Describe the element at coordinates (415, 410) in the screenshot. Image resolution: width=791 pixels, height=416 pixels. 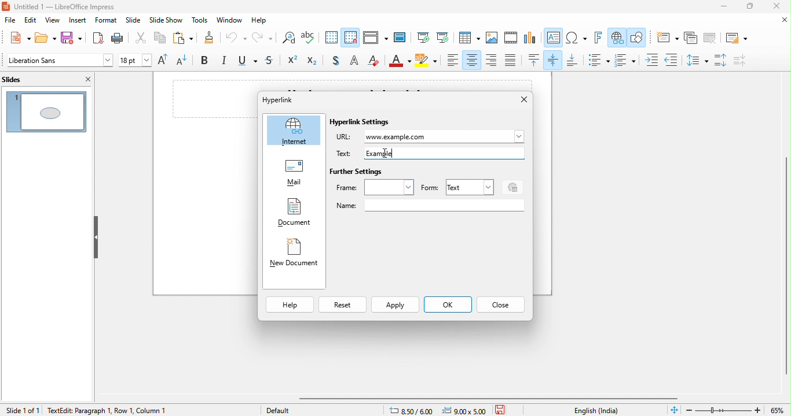
I see `8.50/6.00` at that location.